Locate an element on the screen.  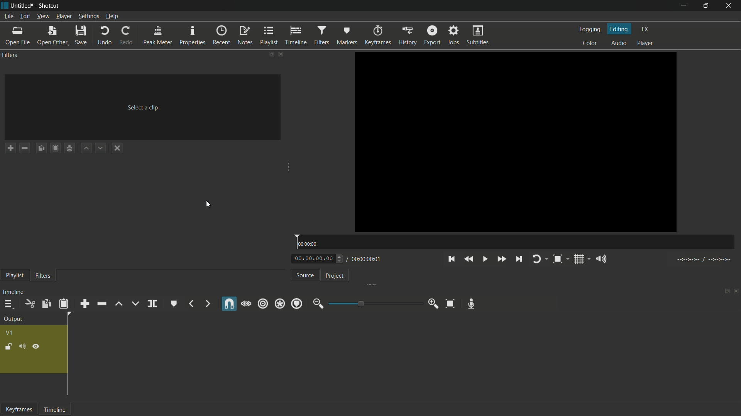
move out is located at coordinates (318, 304).